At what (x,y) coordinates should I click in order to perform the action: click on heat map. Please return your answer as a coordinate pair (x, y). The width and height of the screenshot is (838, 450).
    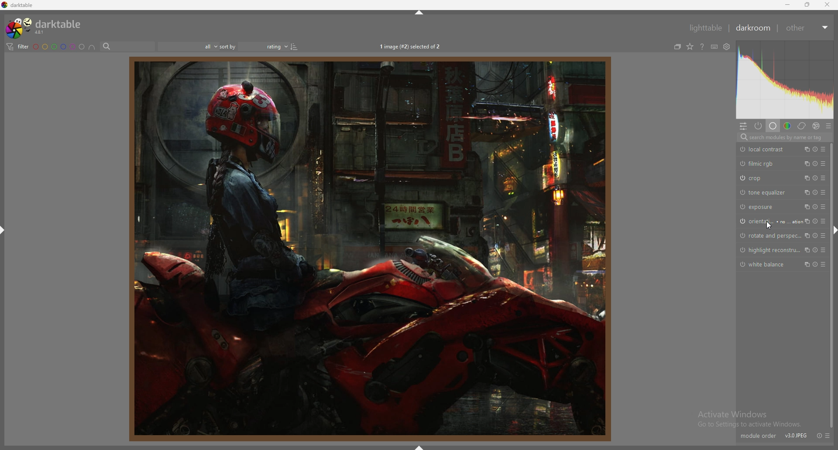
    Looking at the image, I should click on (785, 80).